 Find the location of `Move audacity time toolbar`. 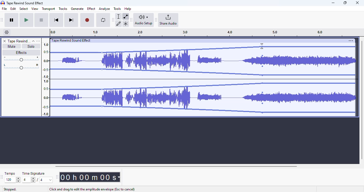

Move audacity time toolbar is located at coordinates (57, 177).